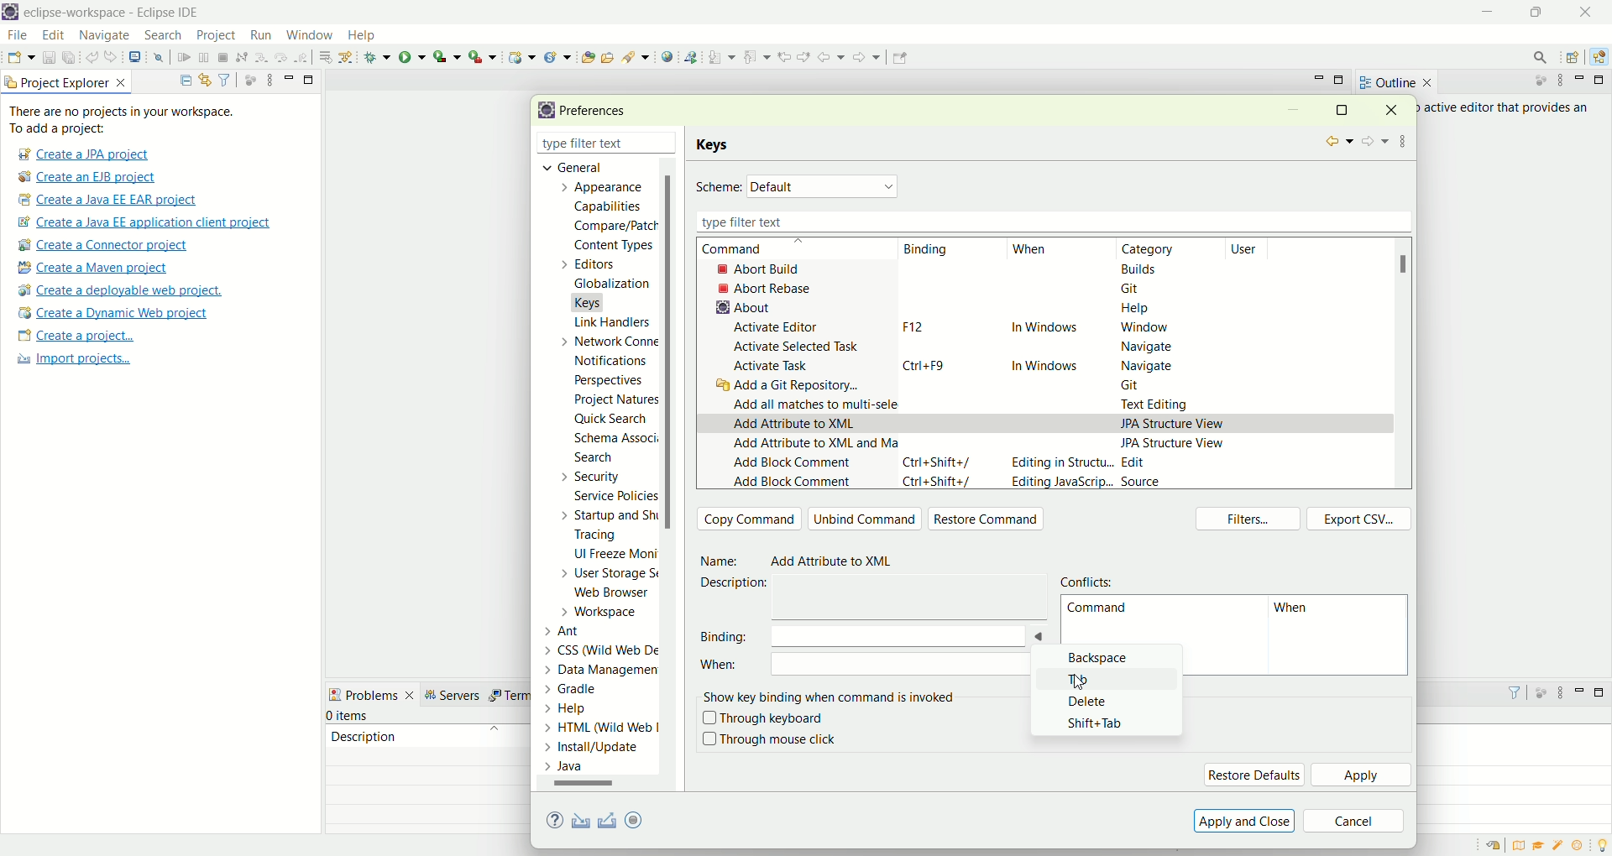  I want to click on project explorer, so click(67, 81).